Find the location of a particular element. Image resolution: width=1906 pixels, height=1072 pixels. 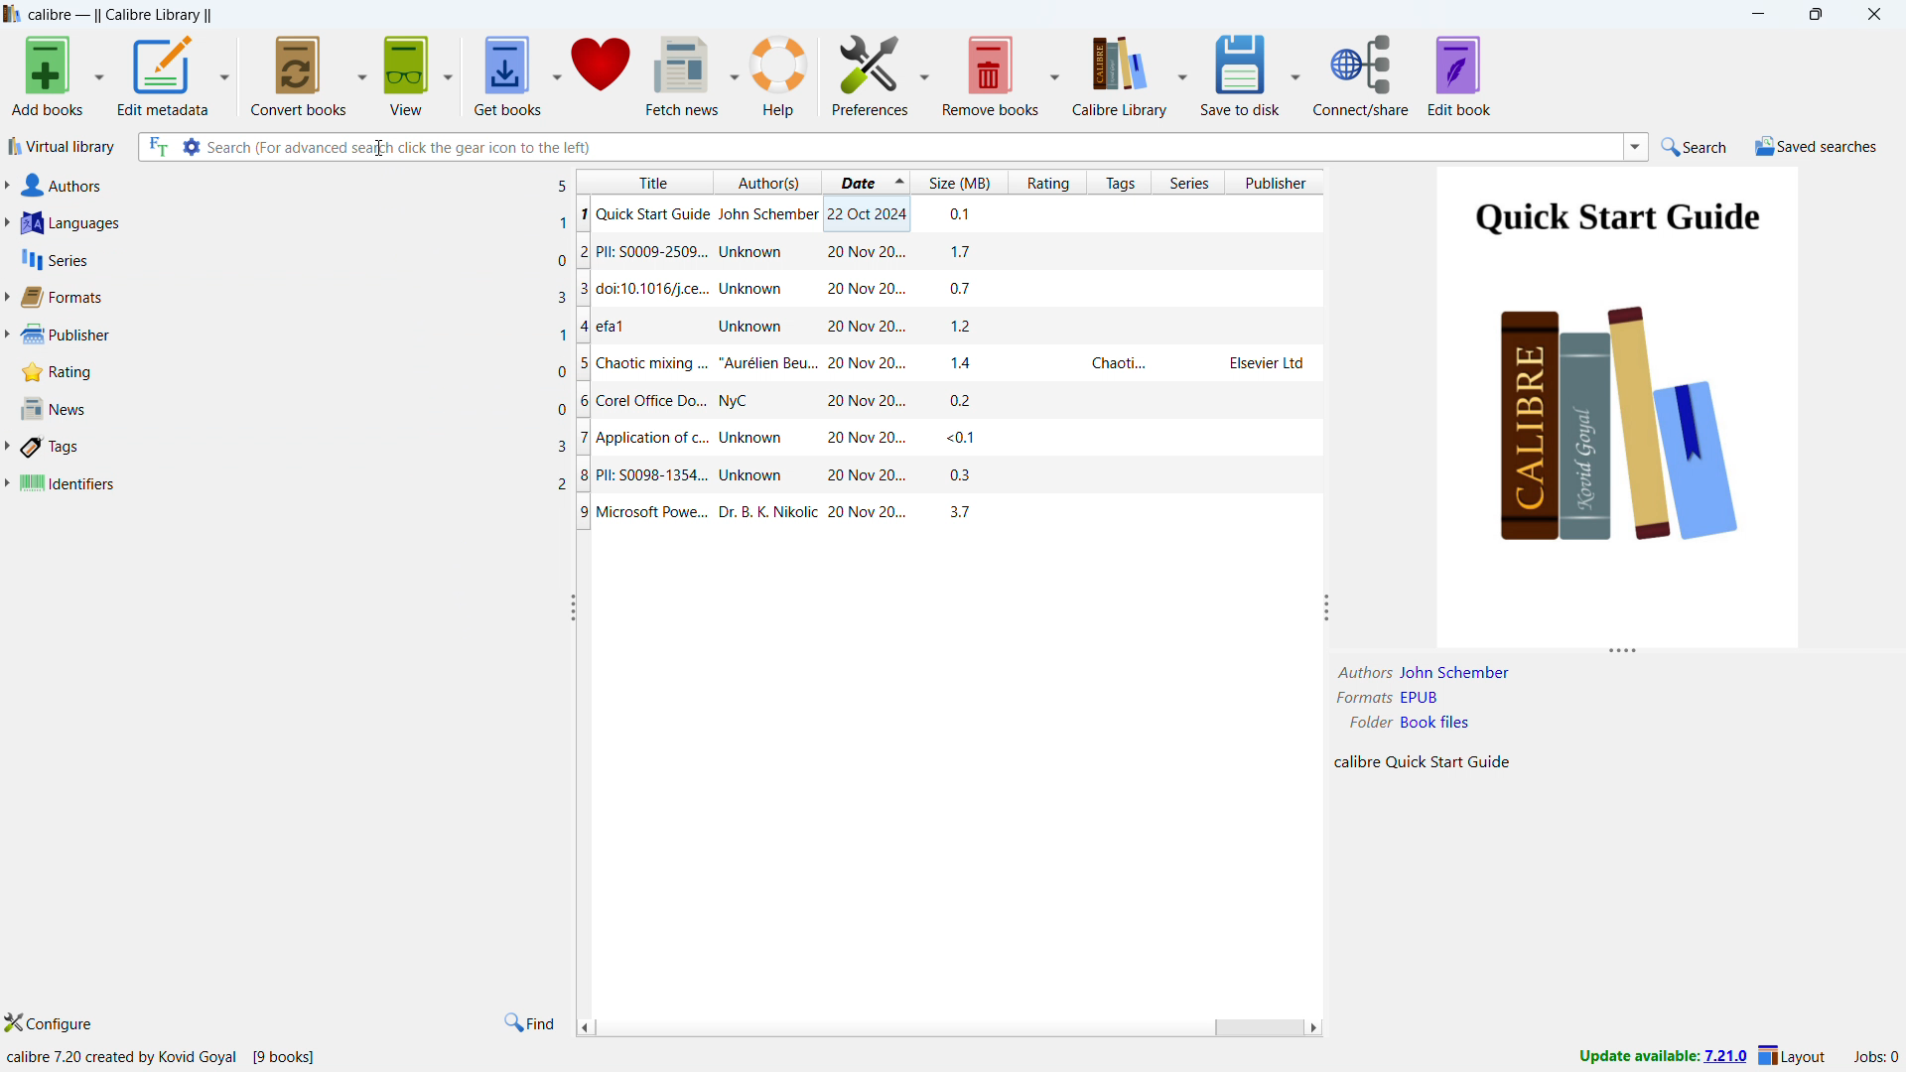

search history is located at coordinates (1635, 146).